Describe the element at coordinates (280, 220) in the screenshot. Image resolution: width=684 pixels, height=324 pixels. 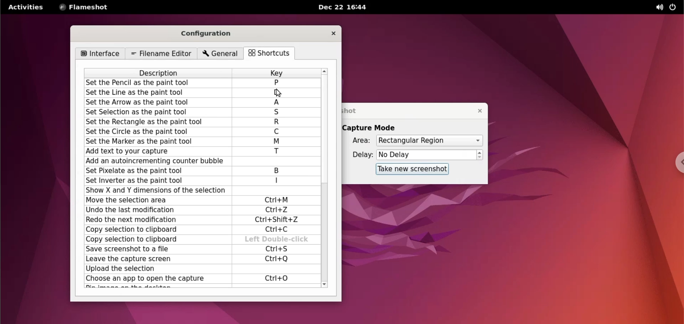
I see `Ctrl + Shift + Z` at that location.